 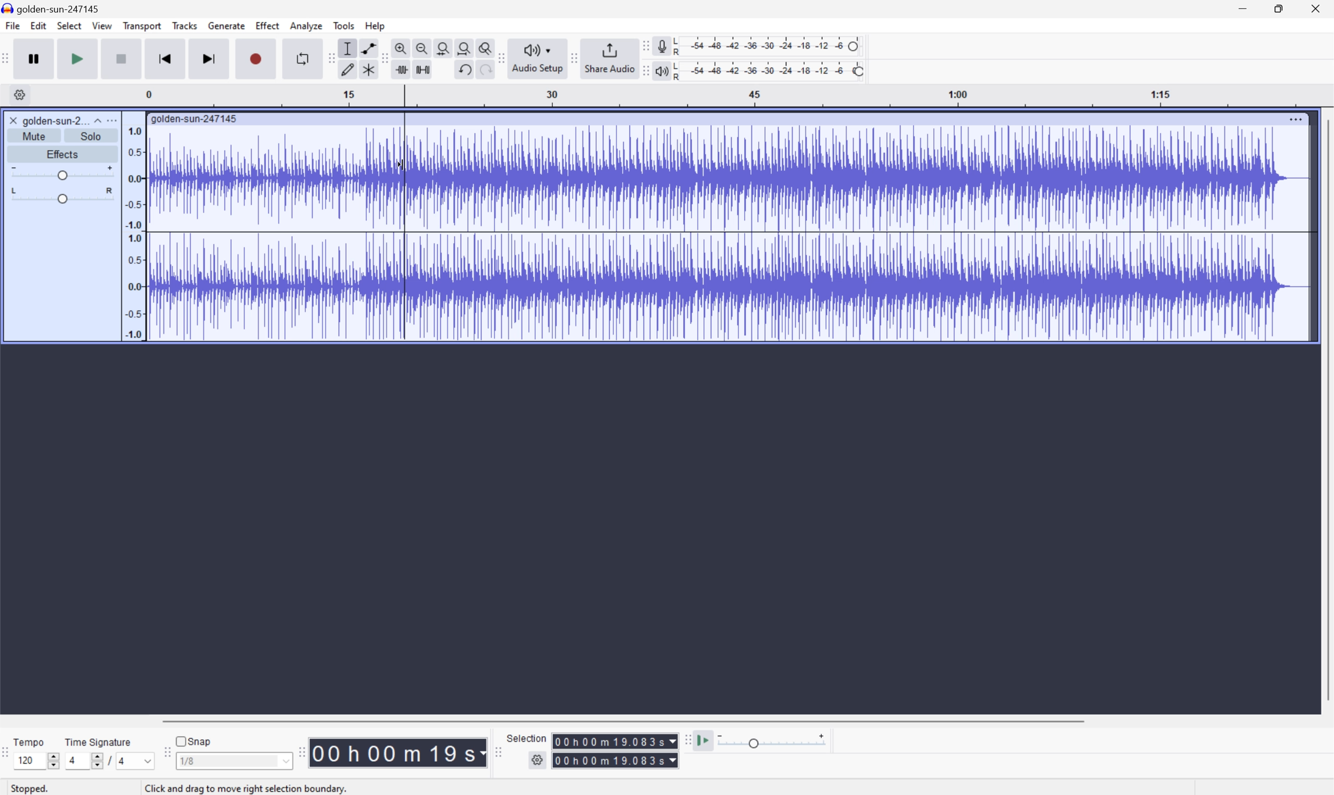 What do you see at coordinates (19, 94) in the screenshot?
I see `settings` at bounding box center [19, 94].